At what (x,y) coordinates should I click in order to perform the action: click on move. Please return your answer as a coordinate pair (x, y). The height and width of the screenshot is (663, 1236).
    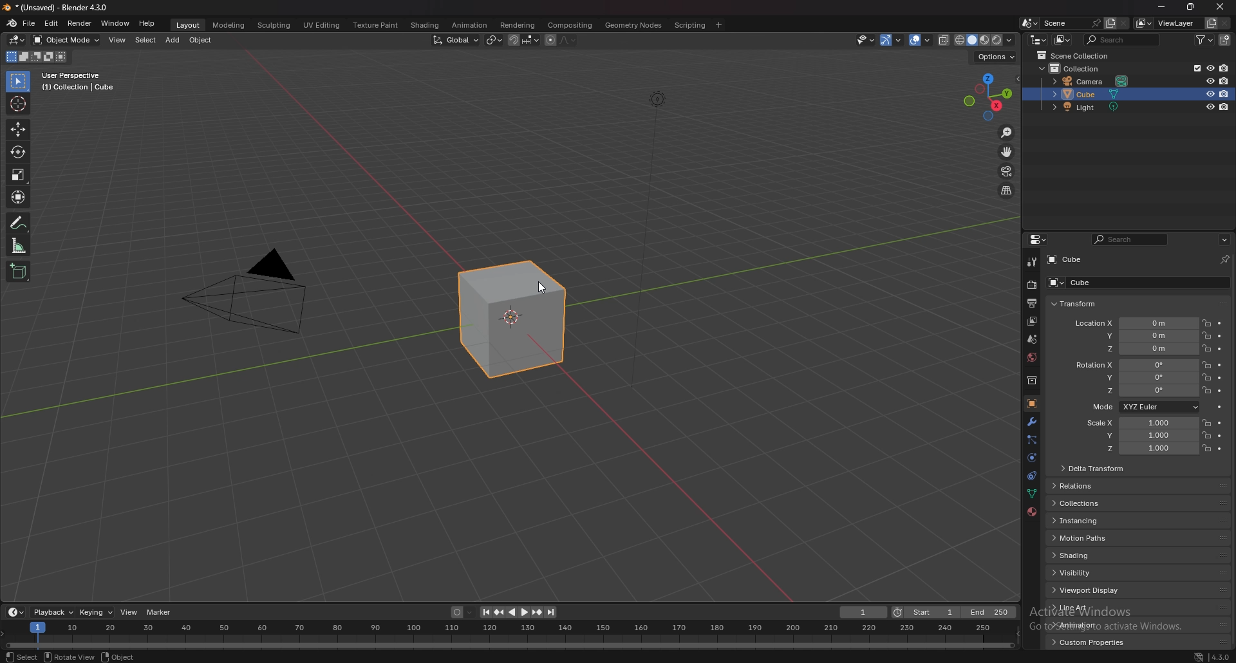
    Looking at the image, I should click on (19, 128).